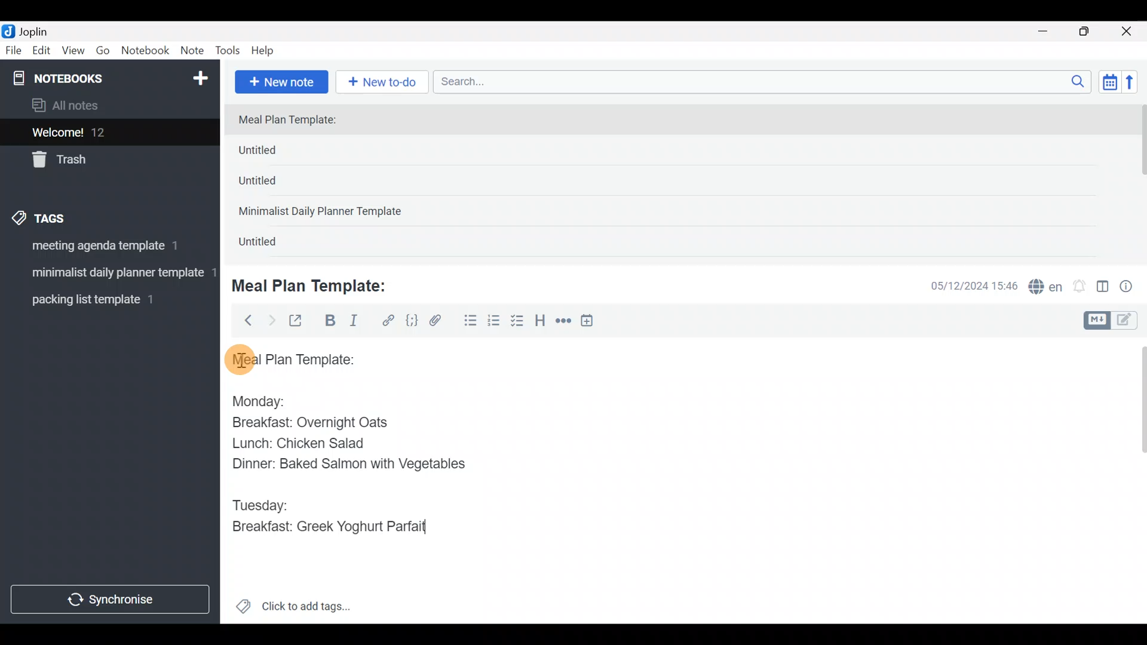 The height and width of the screenshot is (645, 1147). Describe the element at coordinates (274, 185) in the screenshot. I see `Untitled` at that location.